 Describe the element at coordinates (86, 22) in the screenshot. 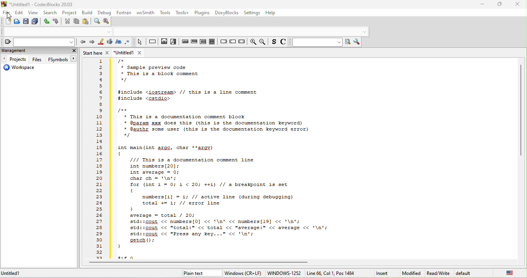

I see `paste` at that location.